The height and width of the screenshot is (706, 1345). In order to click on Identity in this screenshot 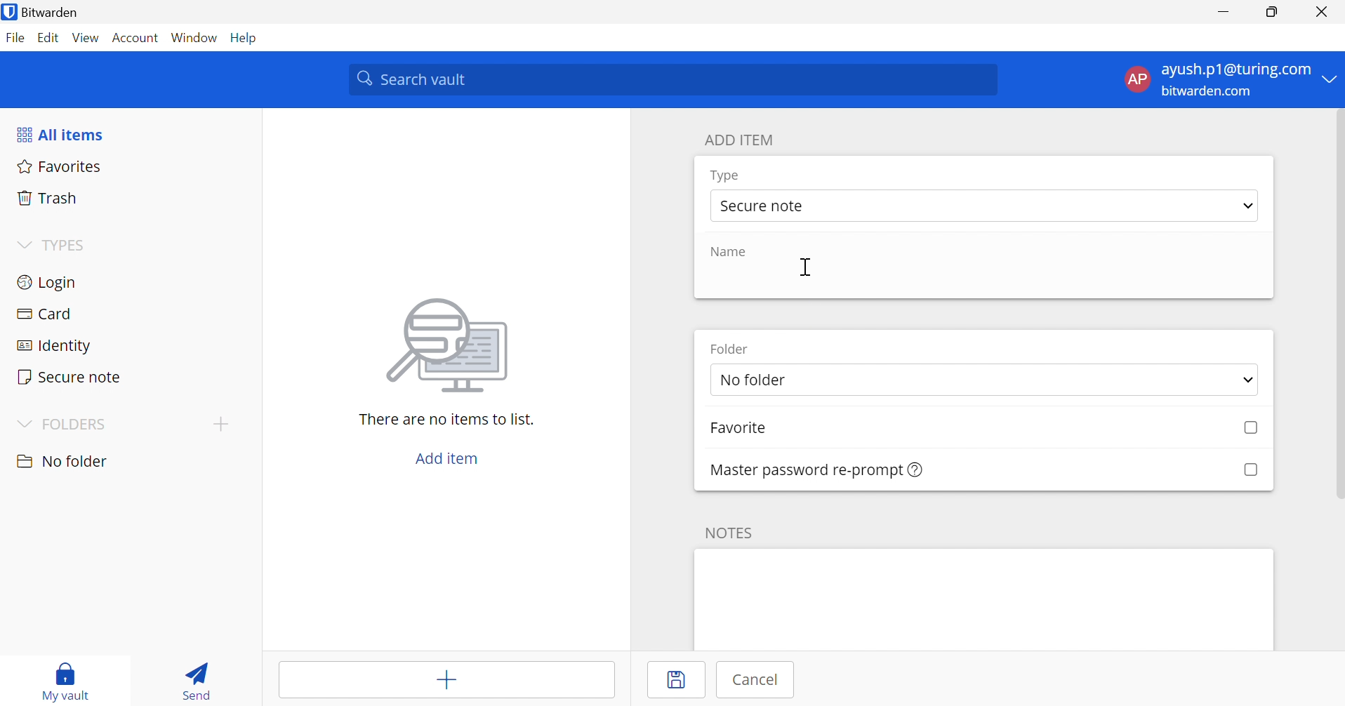, I will do `click(53, 346)`.